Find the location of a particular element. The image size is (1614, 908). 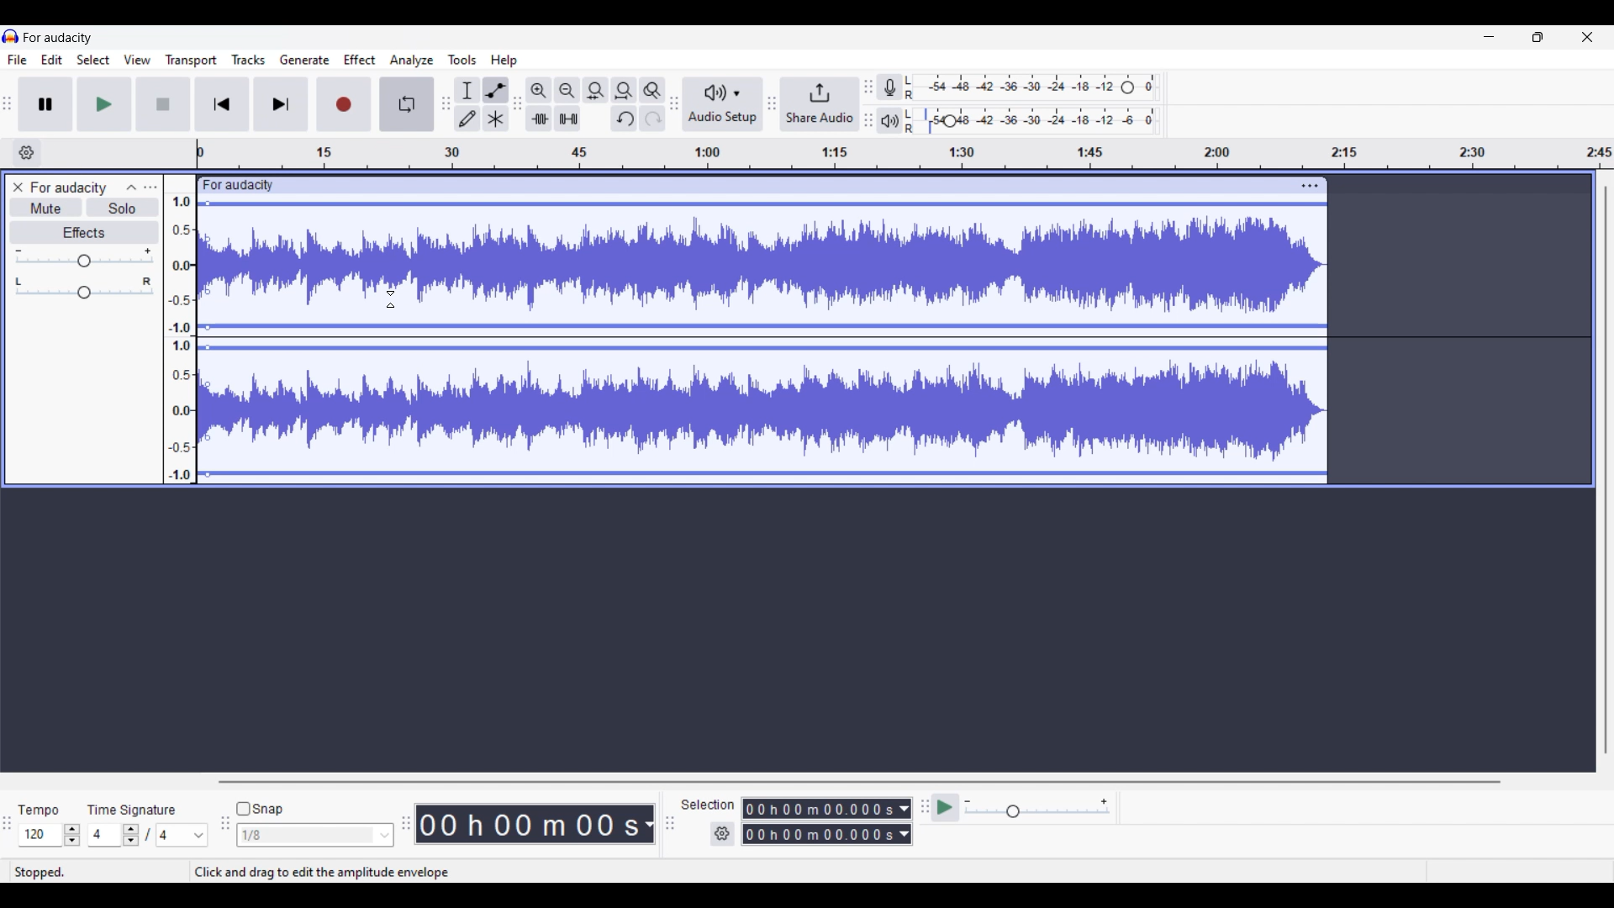

Collapse is located at coordinates (132, 187).